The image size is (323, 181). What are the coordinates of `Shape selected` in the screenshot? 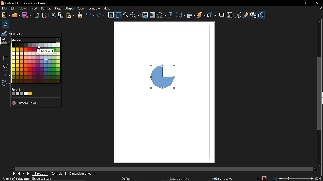 It's located at (44, 179).